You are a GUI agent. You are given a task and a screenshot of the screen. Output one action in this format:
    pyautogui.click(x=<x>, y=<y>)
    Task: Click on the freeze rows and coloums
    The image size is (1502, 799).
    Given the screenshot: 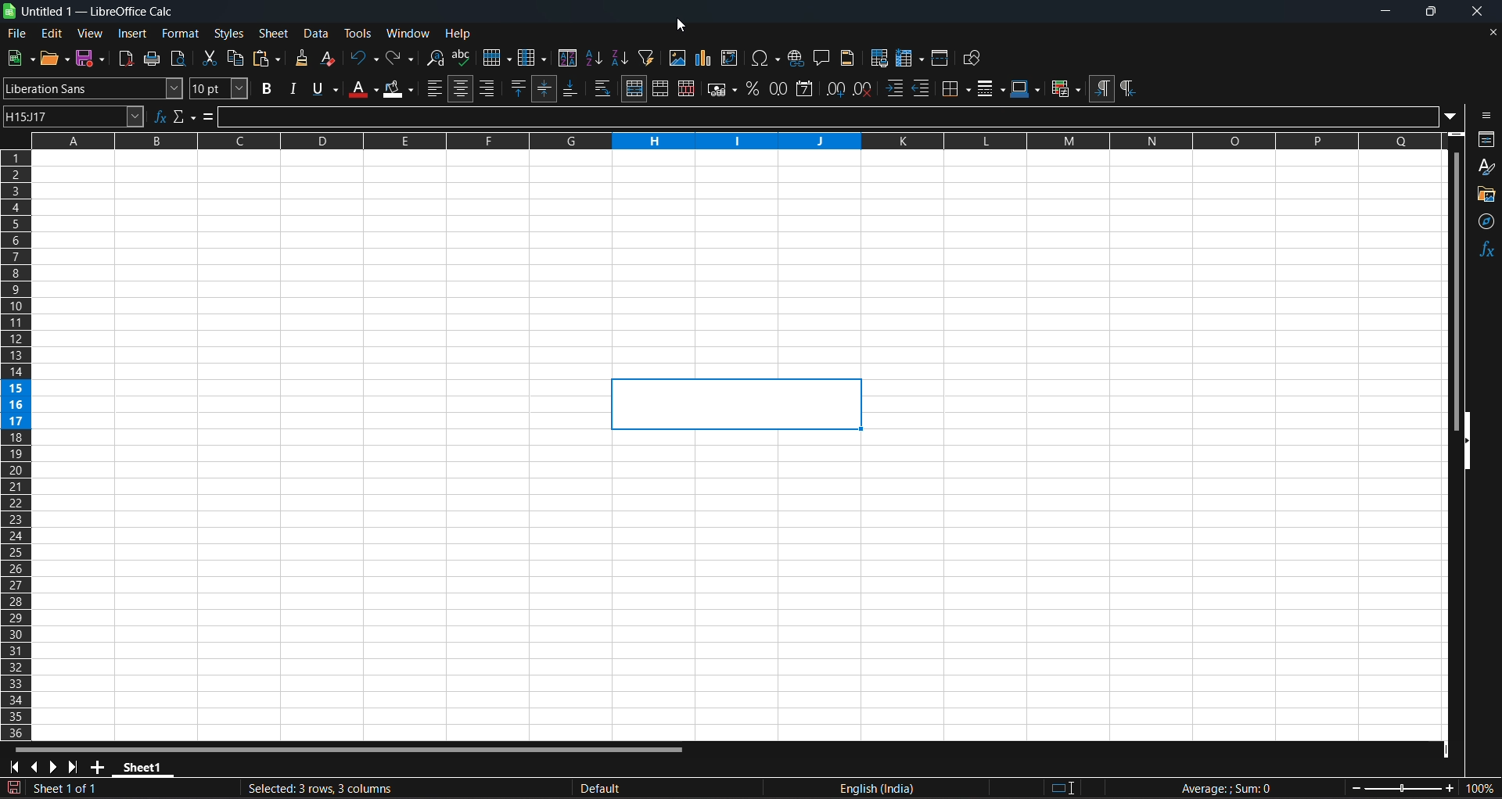 What is the action you would take?
    pyautogui.click(x=911, y=59)
    